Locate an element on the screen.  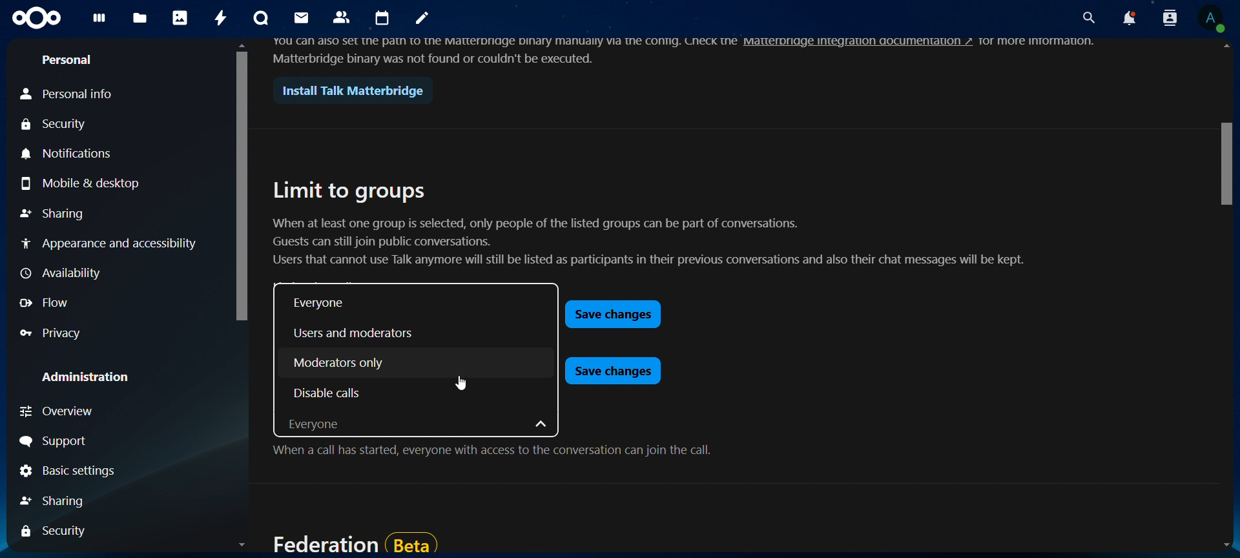
save changes is located at coordinates (612, 313).